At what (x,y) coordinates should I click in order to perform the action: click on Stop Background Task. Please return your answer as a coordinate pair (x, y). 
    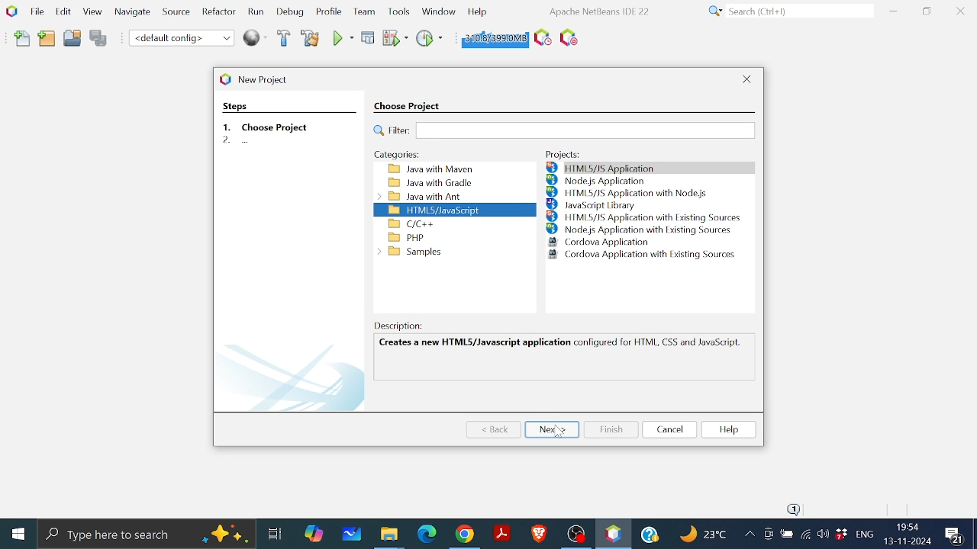
    Looking at the image, I should click on (568, 38).